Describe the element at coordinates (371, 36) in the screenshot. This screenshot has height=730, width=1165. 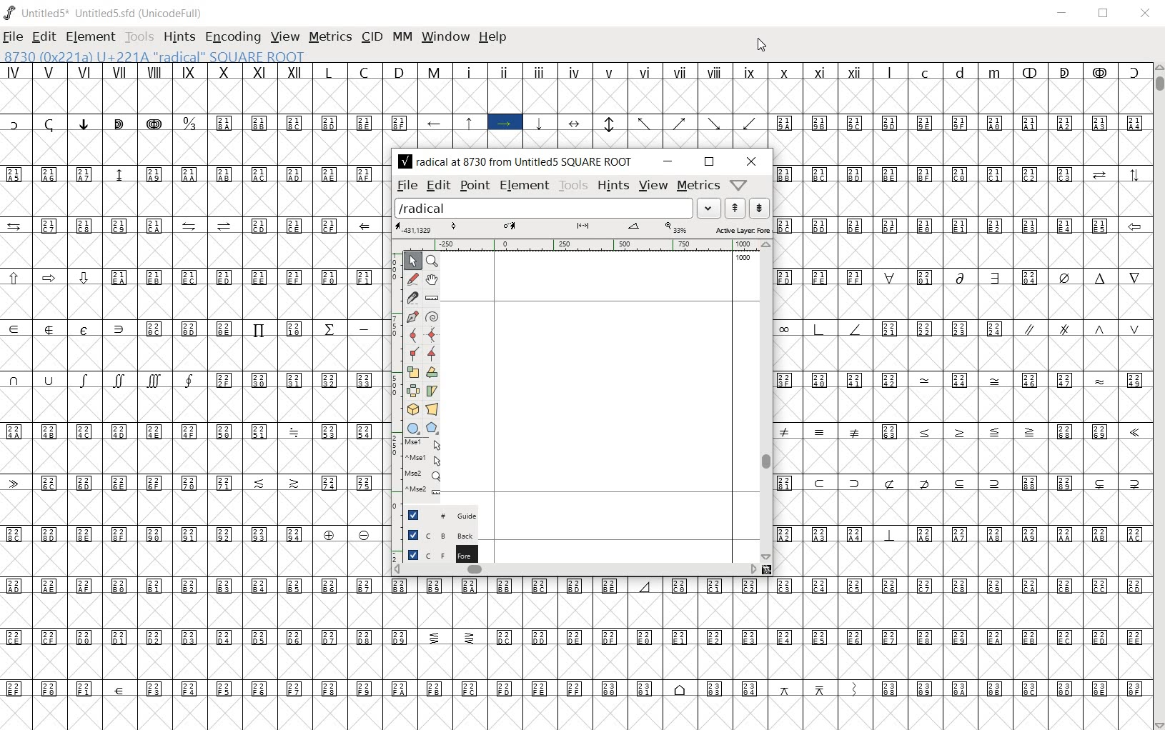
I see `CID` at that location.